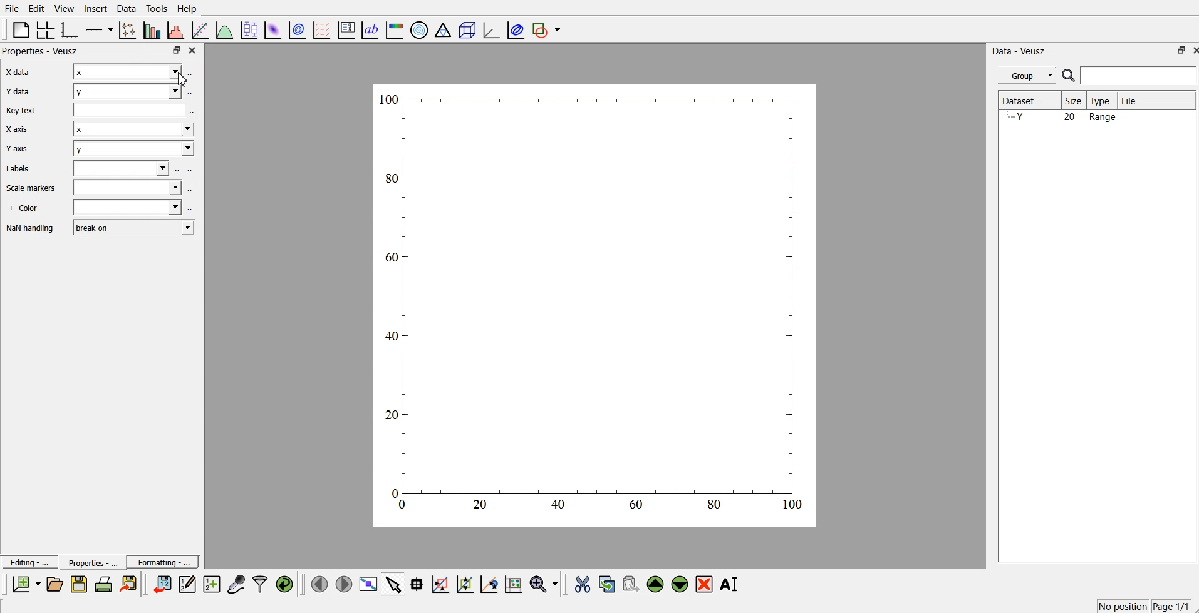  I want to click on New document, so click(27, 584).